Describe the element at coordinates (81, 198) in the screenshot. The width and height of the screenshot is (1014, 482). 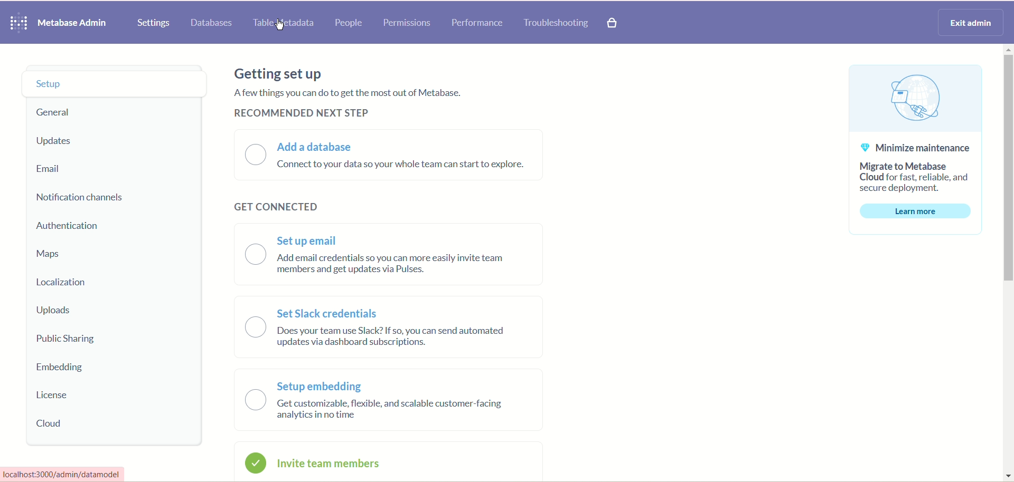
I see `notification channels` at that location.